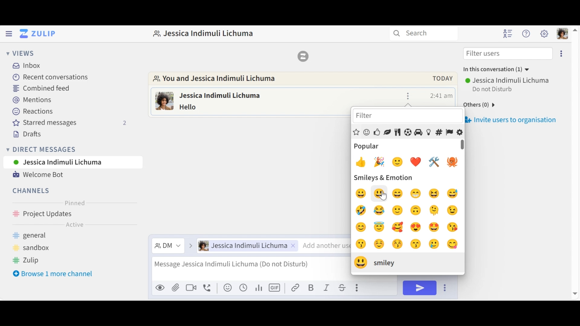  Describe the element at coordinates (343, 287) in the screenshot. I see `Strikethrough` at that location.